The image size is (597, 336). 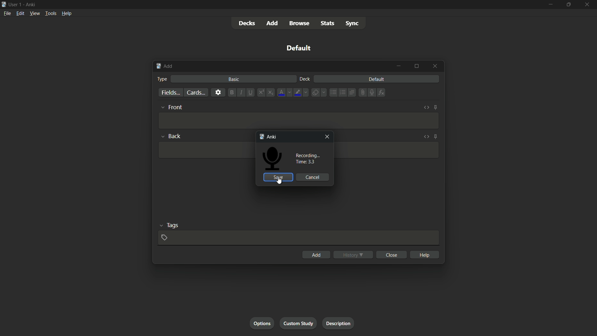 I want to click on add, so click(x=316, y=255).